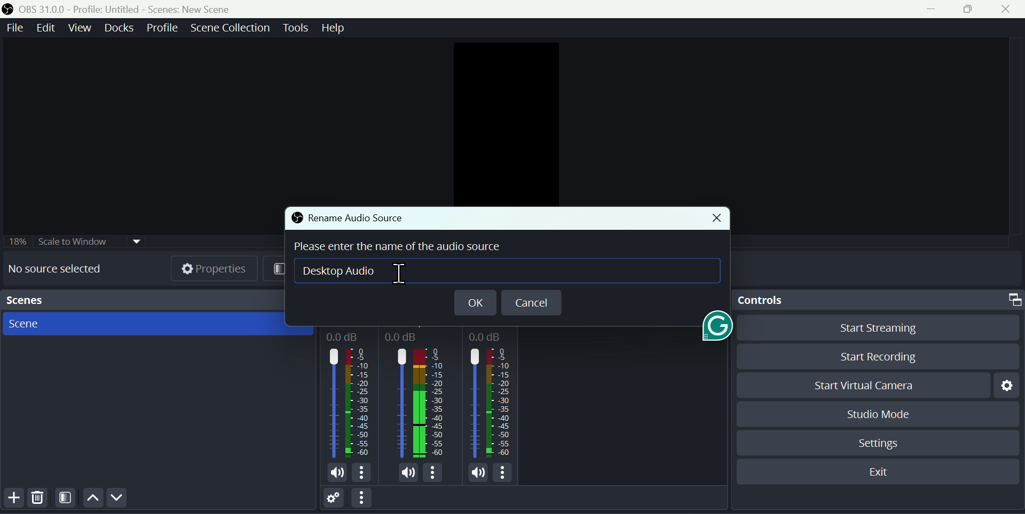 The image size is (1025, 514). I want to click on Properties, so click(217, 270).